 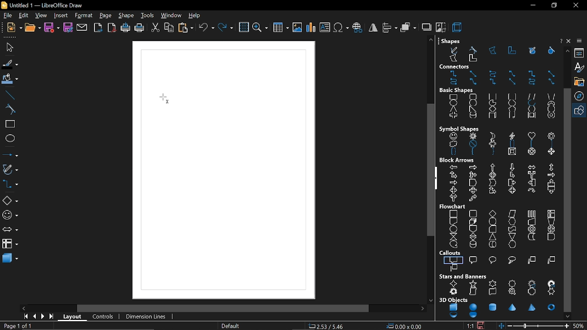 I want to click on fill color, so click(x=10, y=79).